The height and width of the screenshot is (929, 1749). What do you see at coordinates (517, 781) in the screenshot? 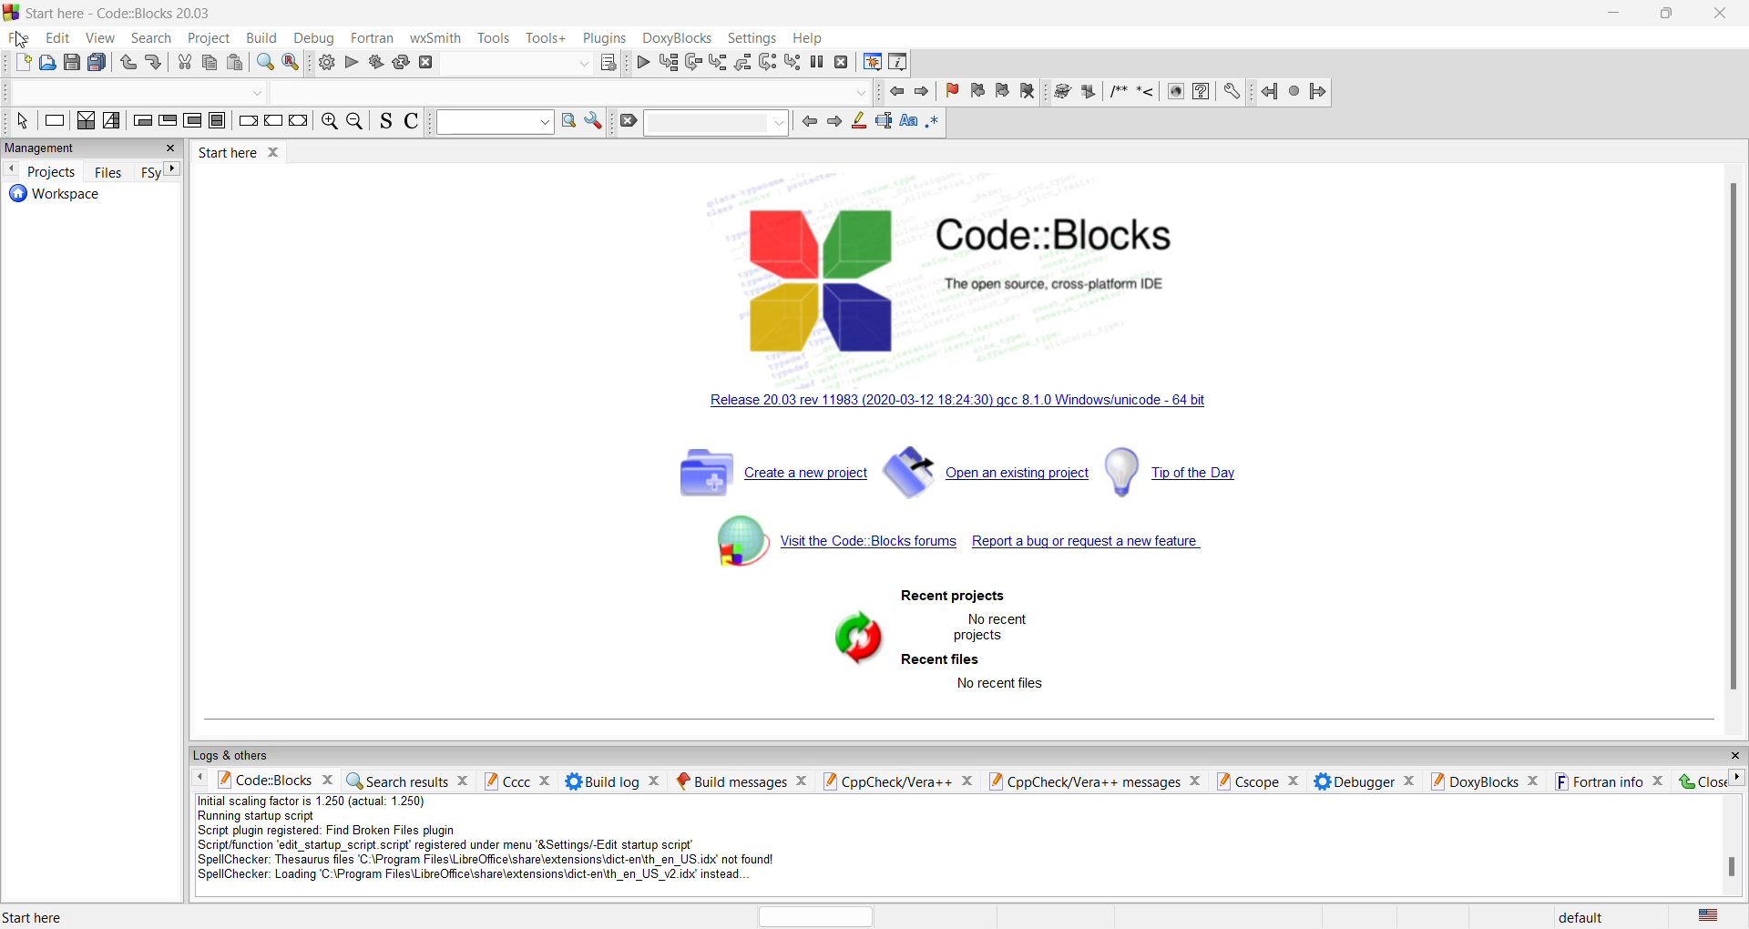
I see `Cccc pane` at bounding box center [517, 781].